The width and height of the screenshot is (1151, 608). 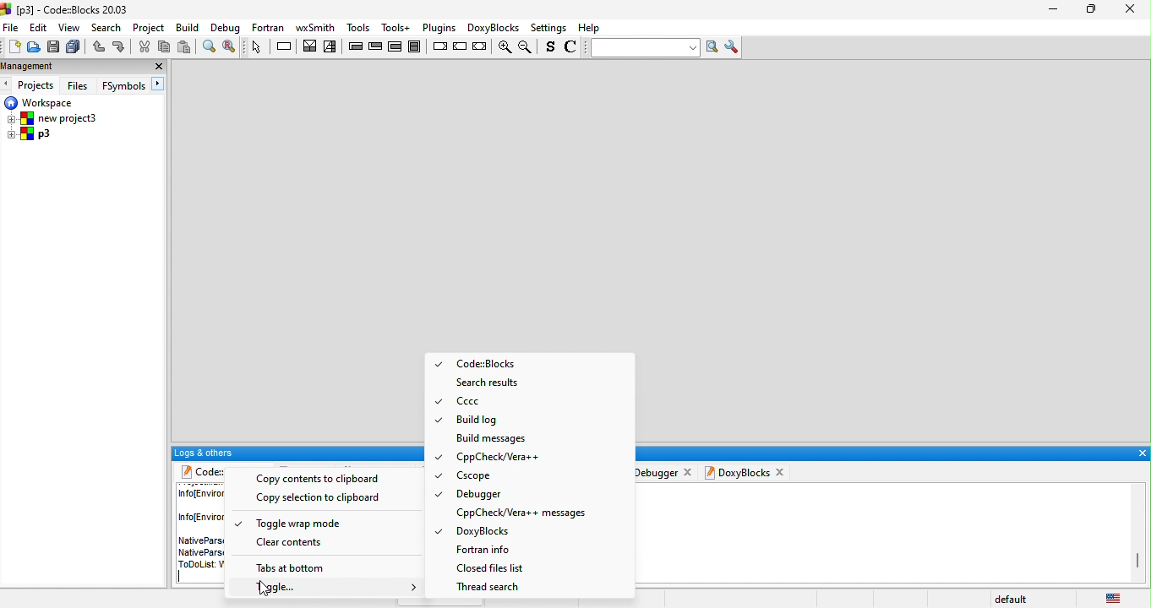 I want to click on Cccc, so click(x=487, y=402).